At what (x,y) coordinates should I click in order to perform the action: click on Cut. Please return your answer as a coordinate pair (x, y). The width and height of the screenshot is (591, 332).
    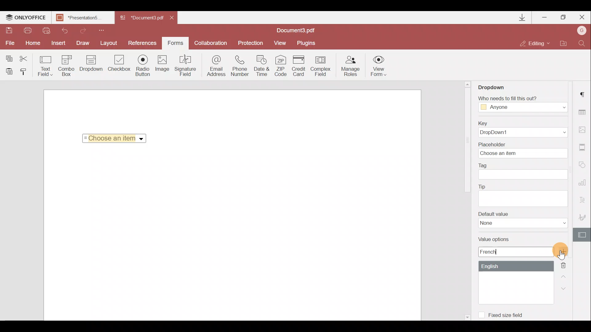
    Looking at the image, I should click on (27, 57).